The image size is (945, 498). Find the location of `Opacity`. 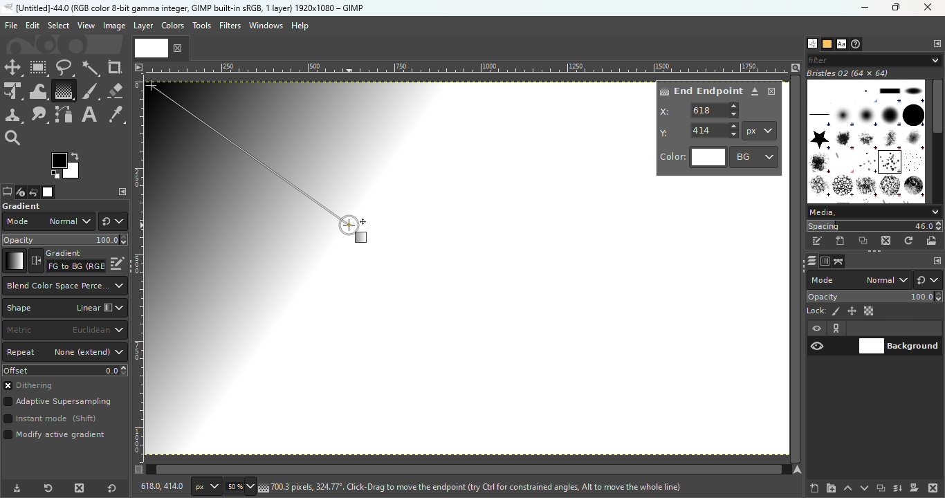

Opacity is located at coordinates (876, 297).